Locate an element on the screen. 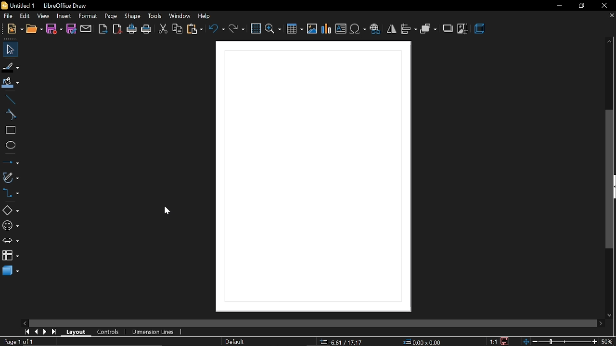 Image resolution: width=616 pixels, height=346 pixels. insert is located at coordinates (63, 16).